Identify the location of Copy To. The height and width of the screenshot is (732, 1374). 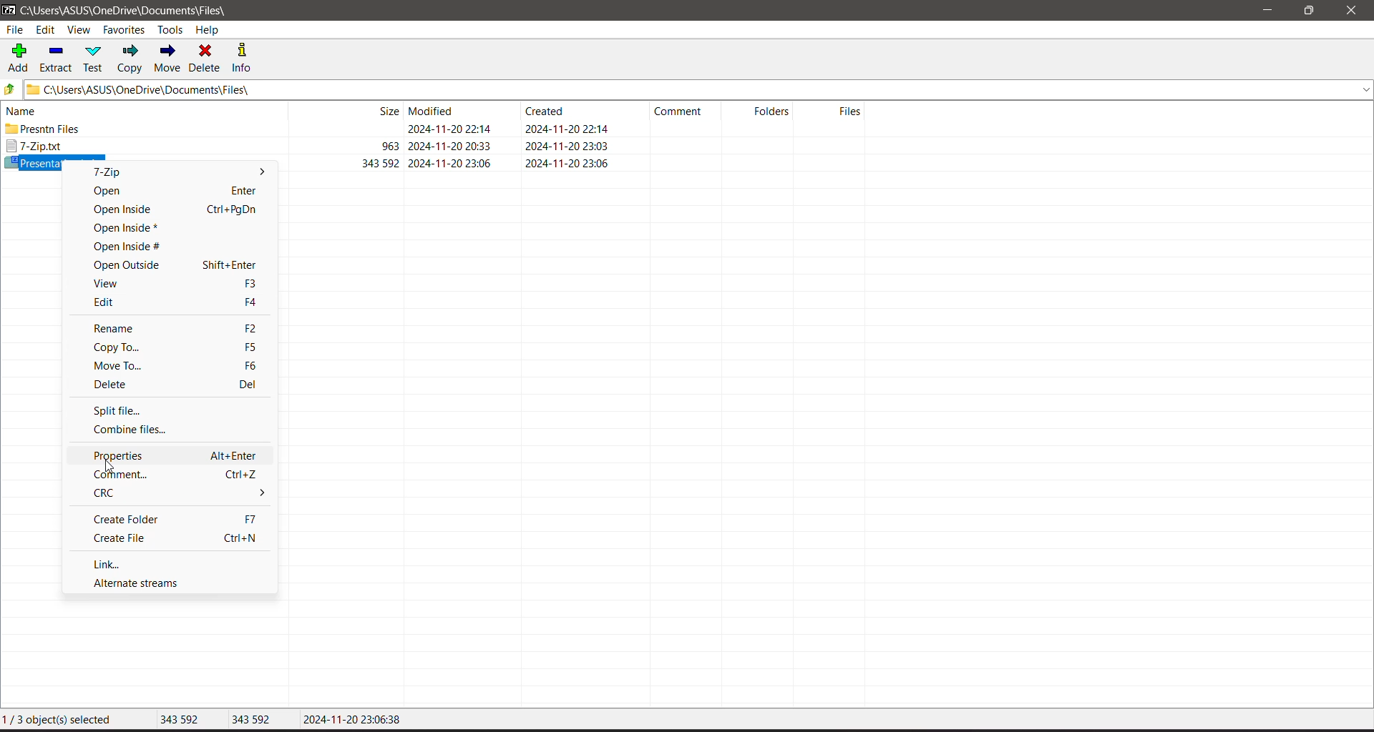
(172, 347).